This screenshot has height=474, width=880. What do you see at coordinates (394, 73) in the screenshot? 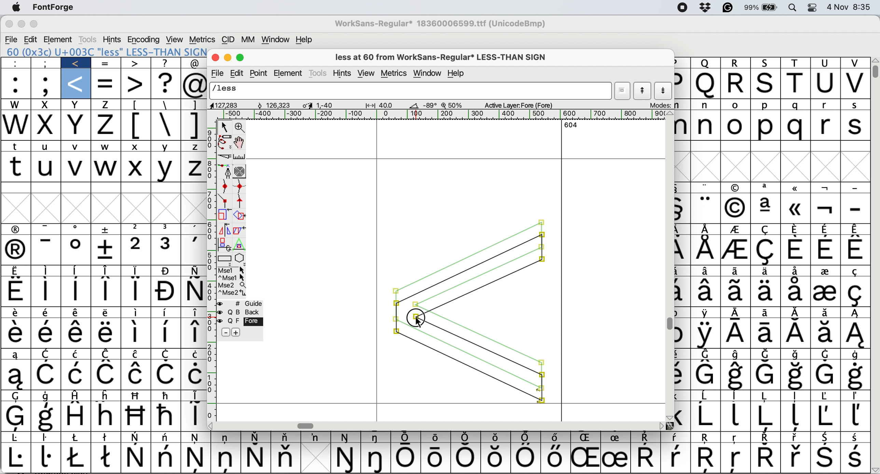
I see `metrics` at bounding box center [394, 73].